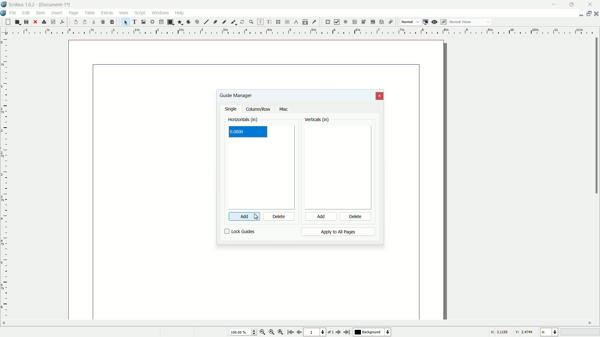  I want to click on print, so click(44, 22).